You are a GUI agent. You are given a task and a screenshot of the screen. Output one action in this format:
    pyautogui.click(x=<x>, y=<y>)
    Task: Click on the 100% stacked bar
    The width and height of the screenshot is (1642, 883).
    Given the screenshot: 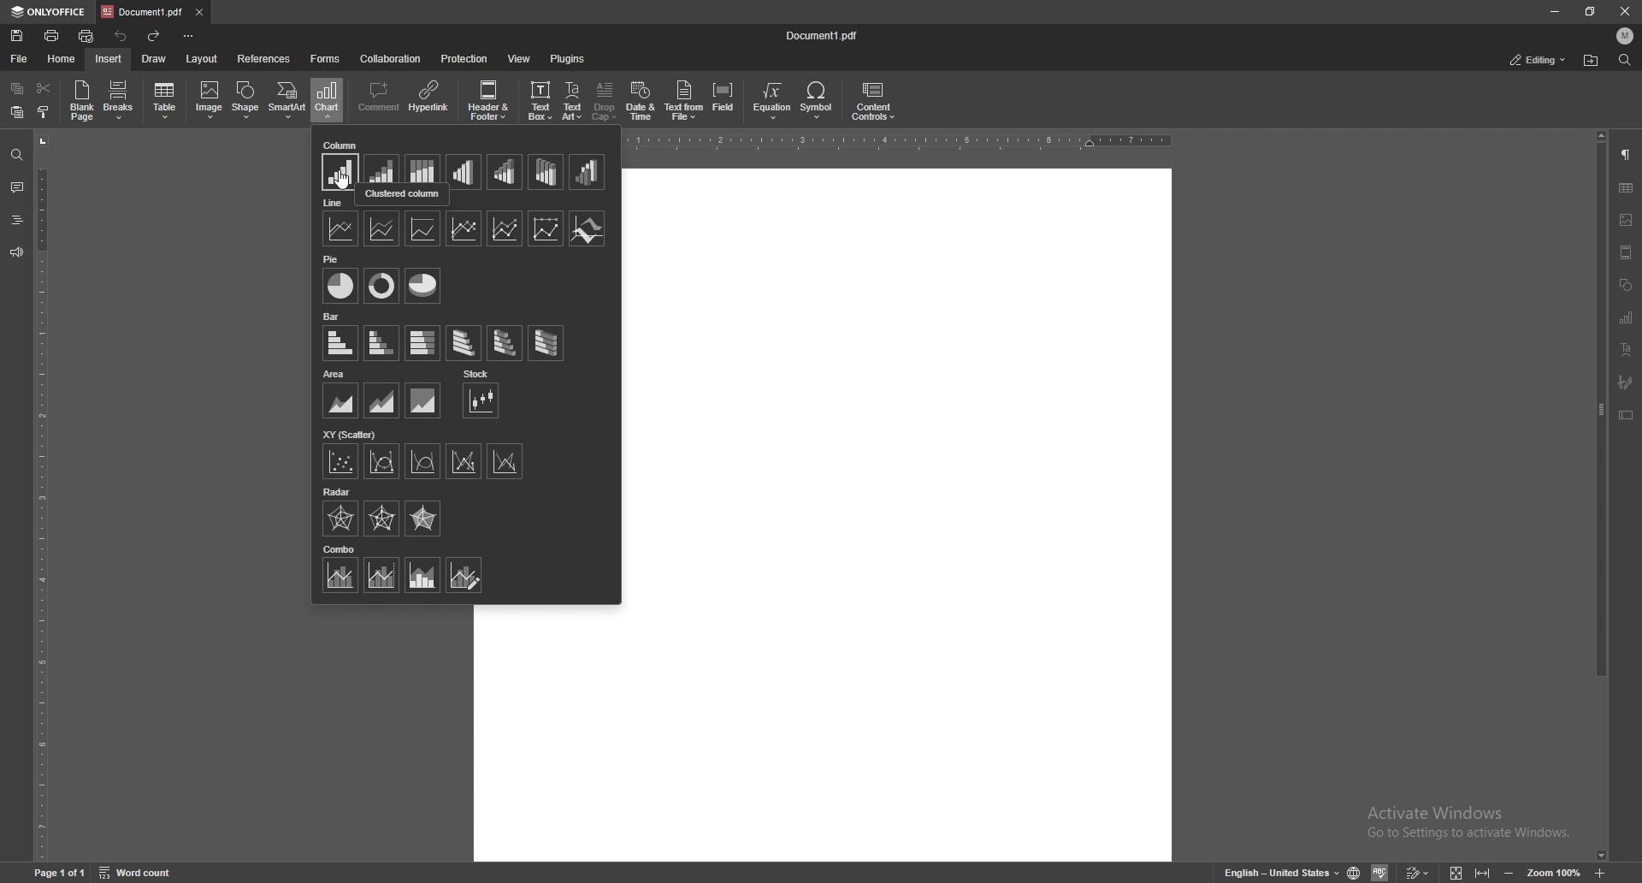 What is the action you would take?
    pyautogui.click(x=422, y=344)
    